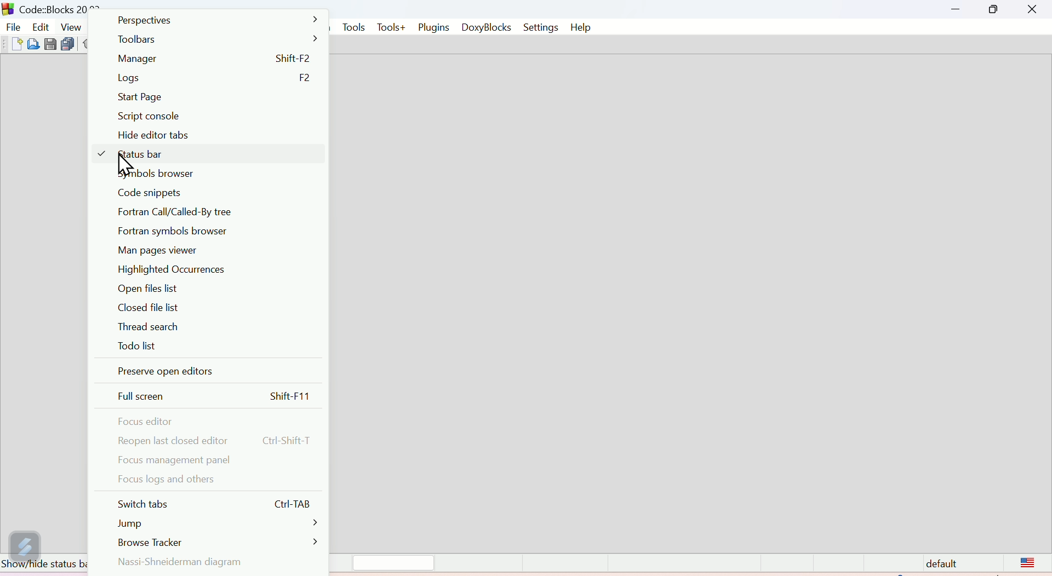 The image size is (1052, 576). What do you see at coordinates (391, 27) in the screenshot?
I see `Tools+` at bounding box center [391, 27].